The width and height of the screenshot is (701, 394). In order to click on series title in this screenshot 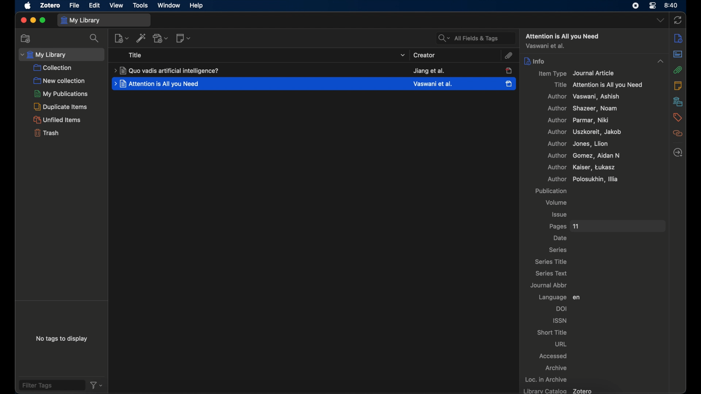, I will do `click(551, 261)`.